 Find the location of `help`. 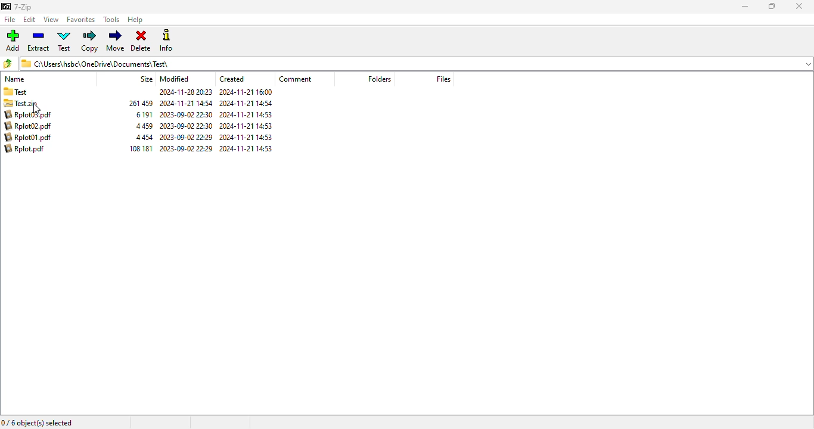

help is located at coordinates (136, 20).